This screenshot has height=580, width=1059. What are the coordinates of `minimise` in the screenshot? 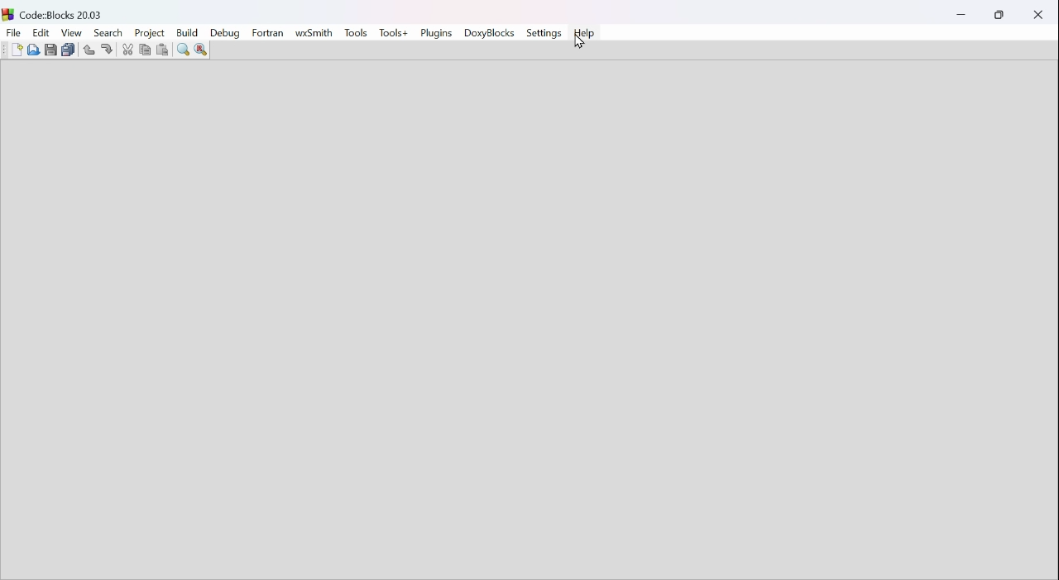 It's located at (963, 12).